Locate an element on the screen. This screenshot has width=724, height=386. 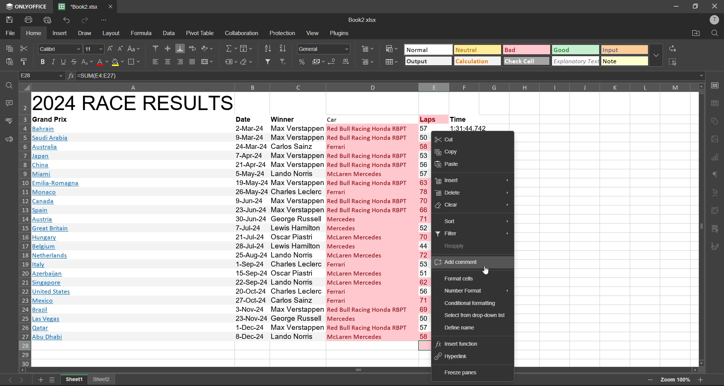
redo is located at coordinates (86, 19).